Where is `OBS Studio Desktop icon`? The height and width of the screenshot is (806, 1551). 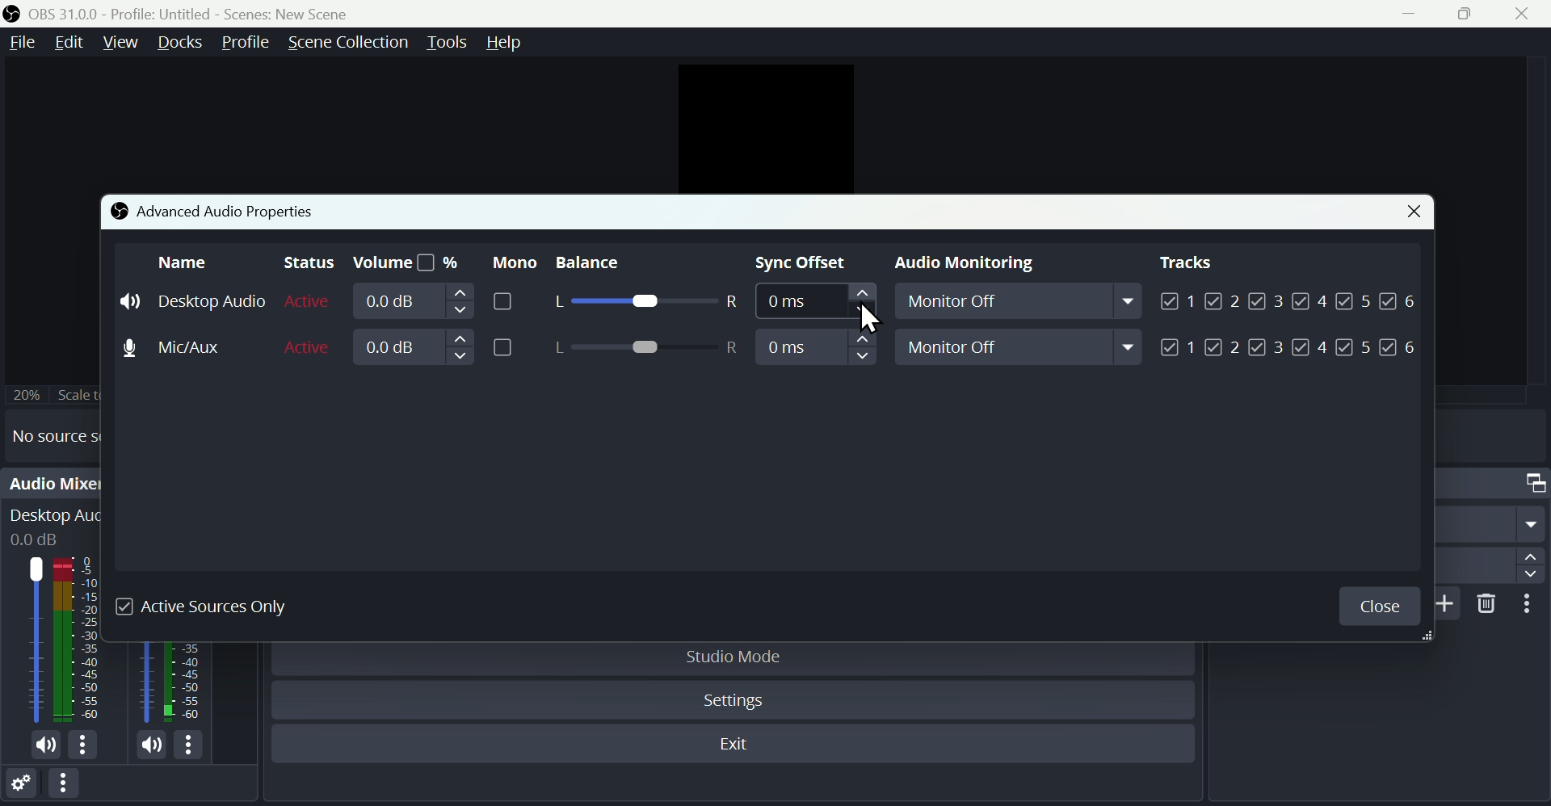
OBS Studio Desktop icon is located at coordinates (12, 14).